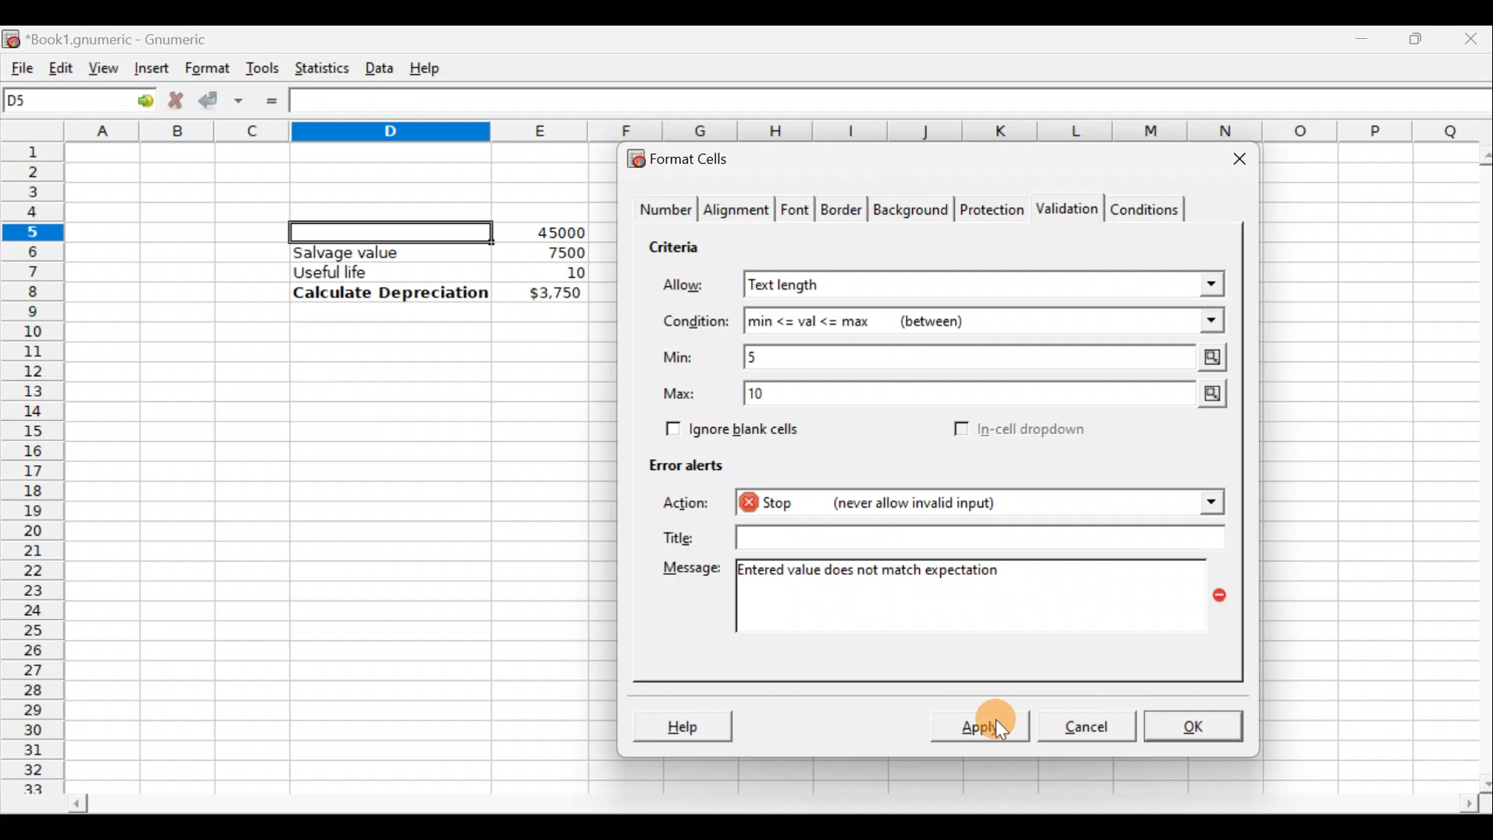 The height and width of the screenshot is (840, 1493). What do you see at coordinates (985, 285) in the screenshot?
I see `Text length selected` at bounding box center [985, 285].